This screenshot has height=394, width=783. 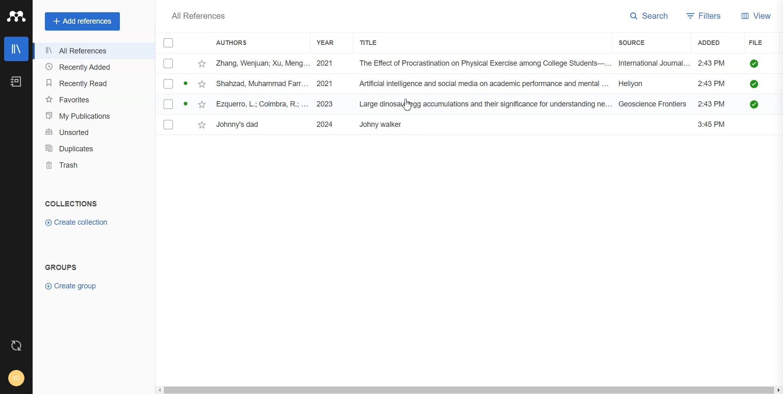 What do you see at coordinates (760, 16) in the screenshot?
I see `View` at bounding box center [760, 16].